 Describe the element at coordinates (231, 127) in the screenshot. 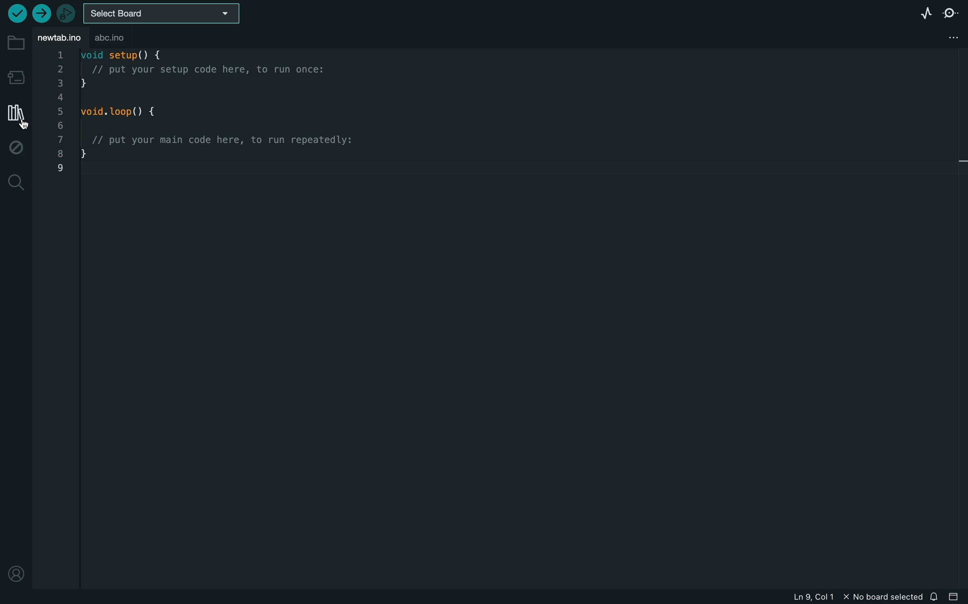

I see `code` at that location.